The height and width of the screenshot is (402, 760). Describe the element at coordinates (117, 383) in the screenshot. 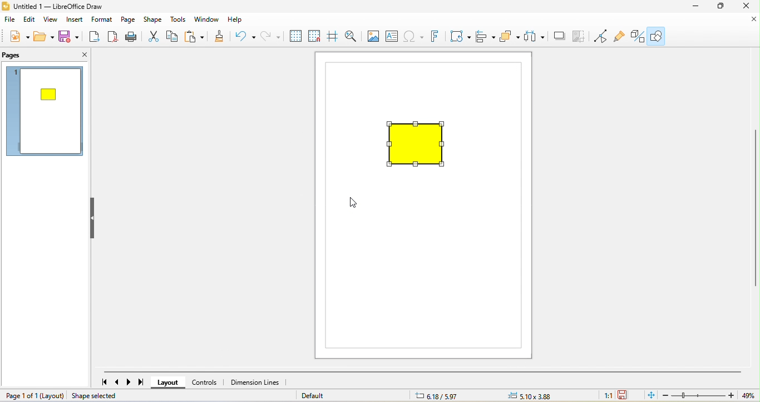

I see `previous page` at that location.